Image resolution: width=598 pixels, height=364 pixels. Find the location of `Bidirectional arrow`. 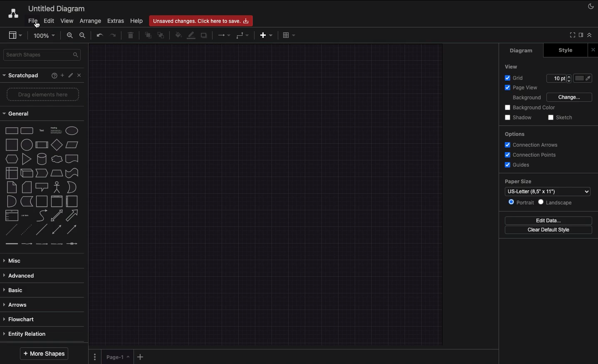

Bidirectional arrow is located at coordinates (57, 215).